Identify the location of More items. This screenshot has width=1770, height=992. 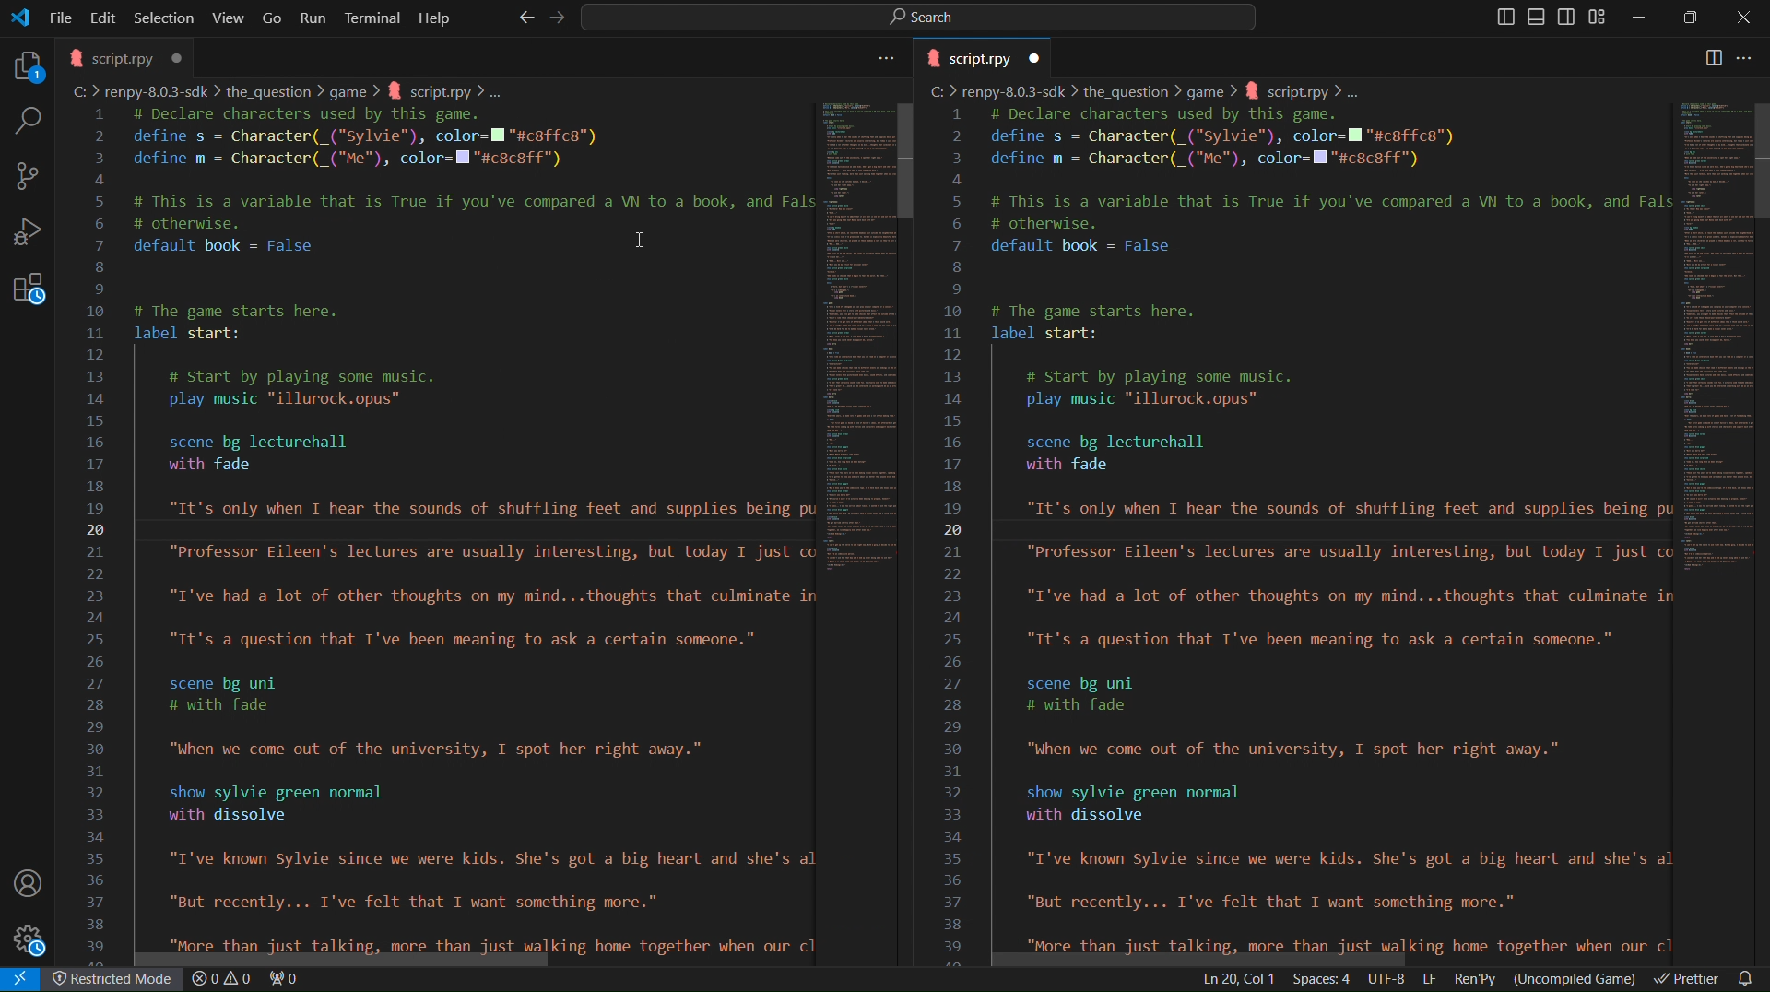
(883, 61).